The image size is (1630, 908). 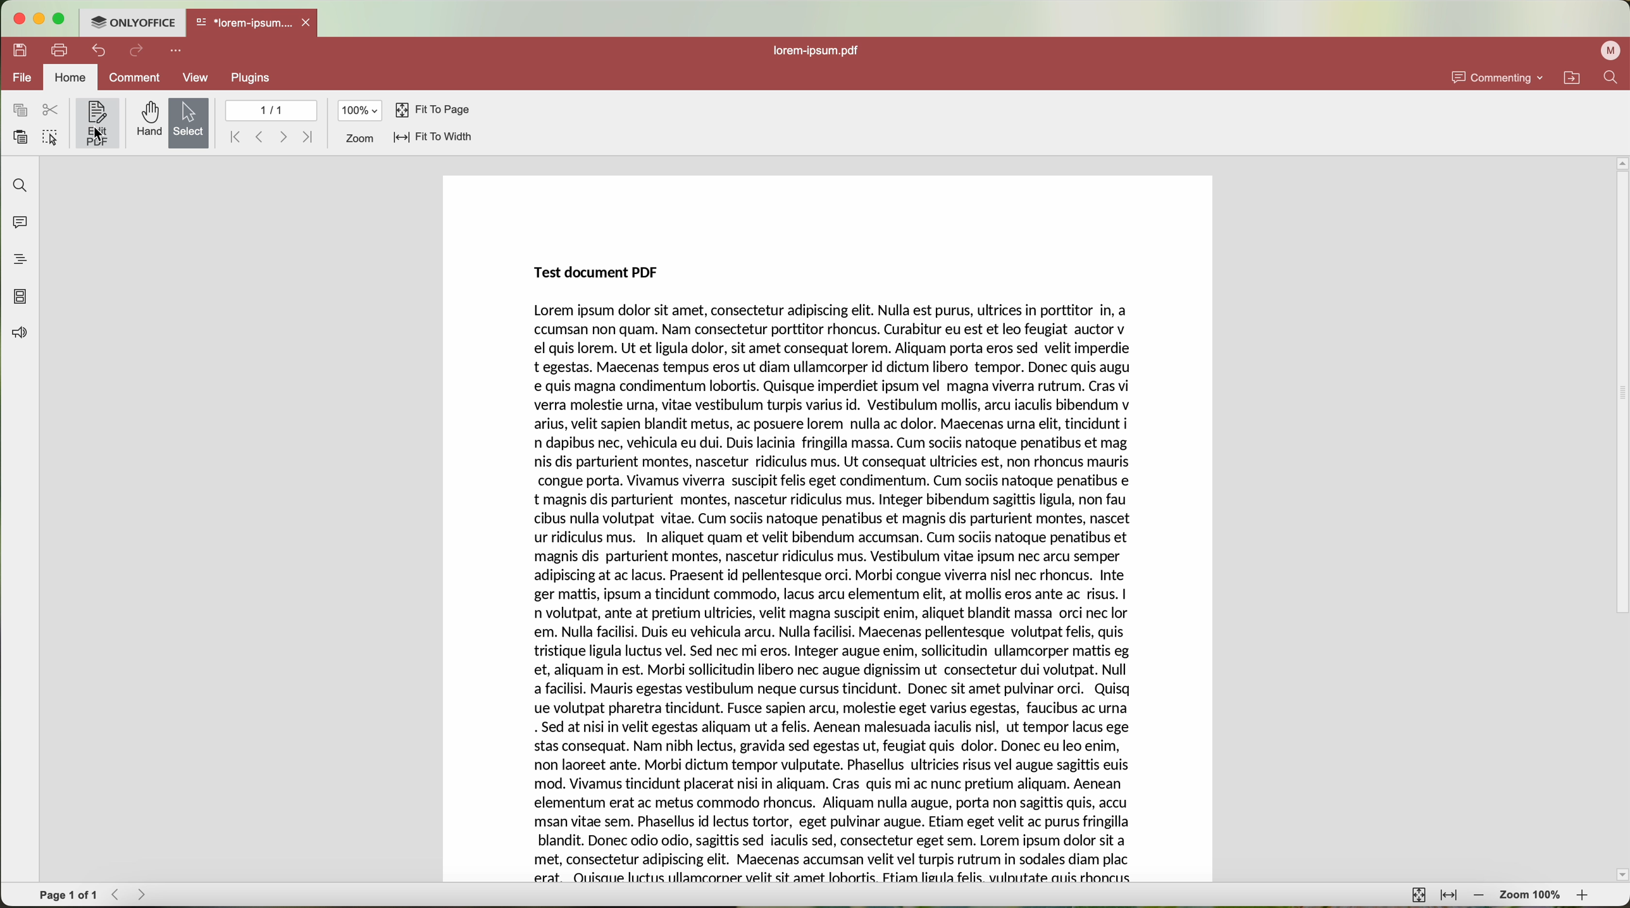 What do you see at coordinates (97, 51) in the screenshot?
I see `undo` at bounding box center [97, 51].